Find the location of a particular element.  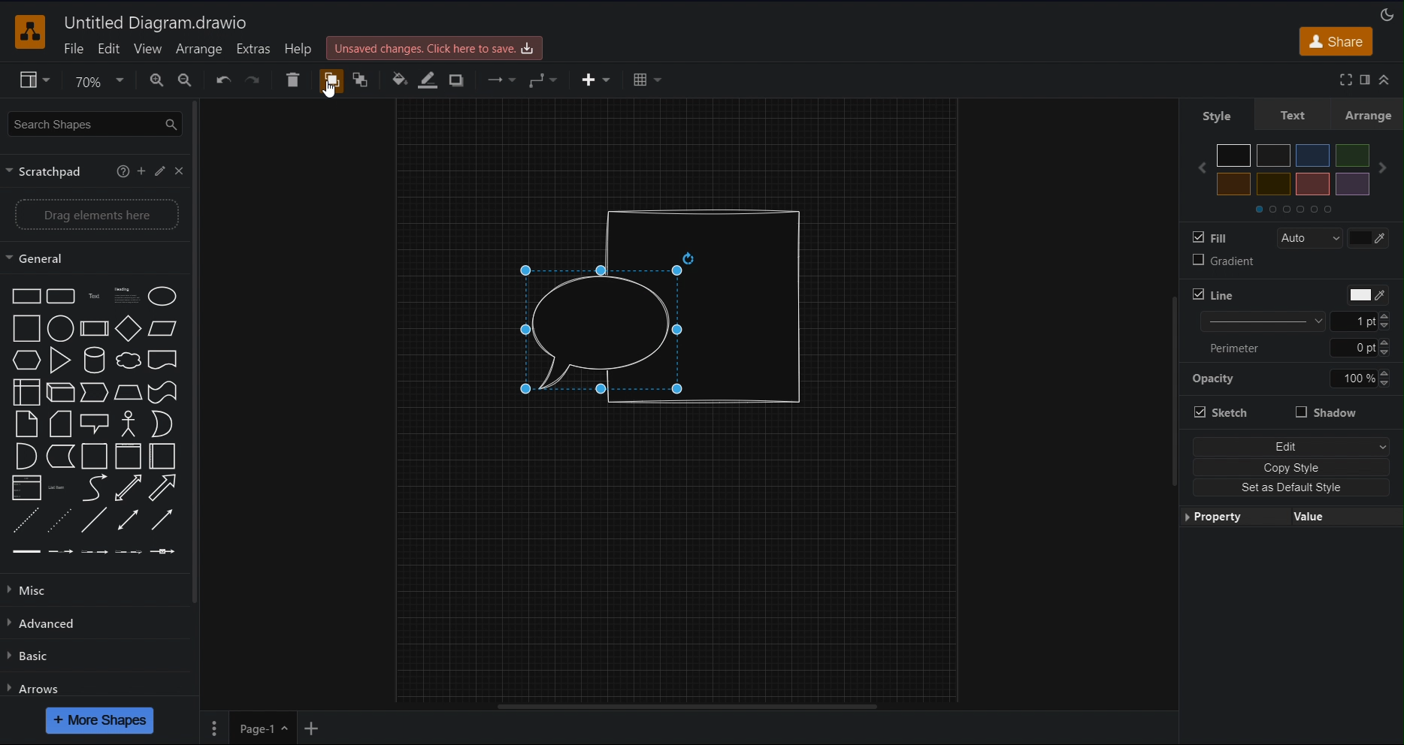

Increase/Decrease line thickness is located at coordinates (1384, 348).